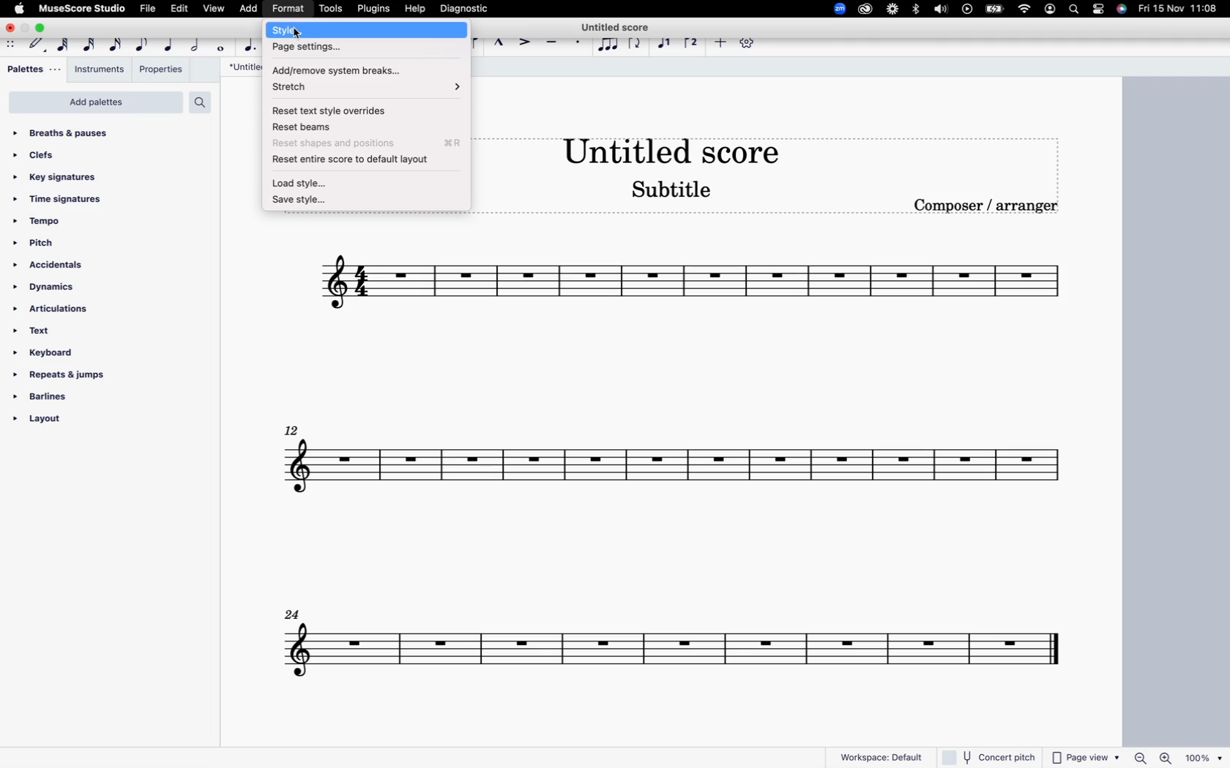  I want to click on marcatto, so click(498, 43).